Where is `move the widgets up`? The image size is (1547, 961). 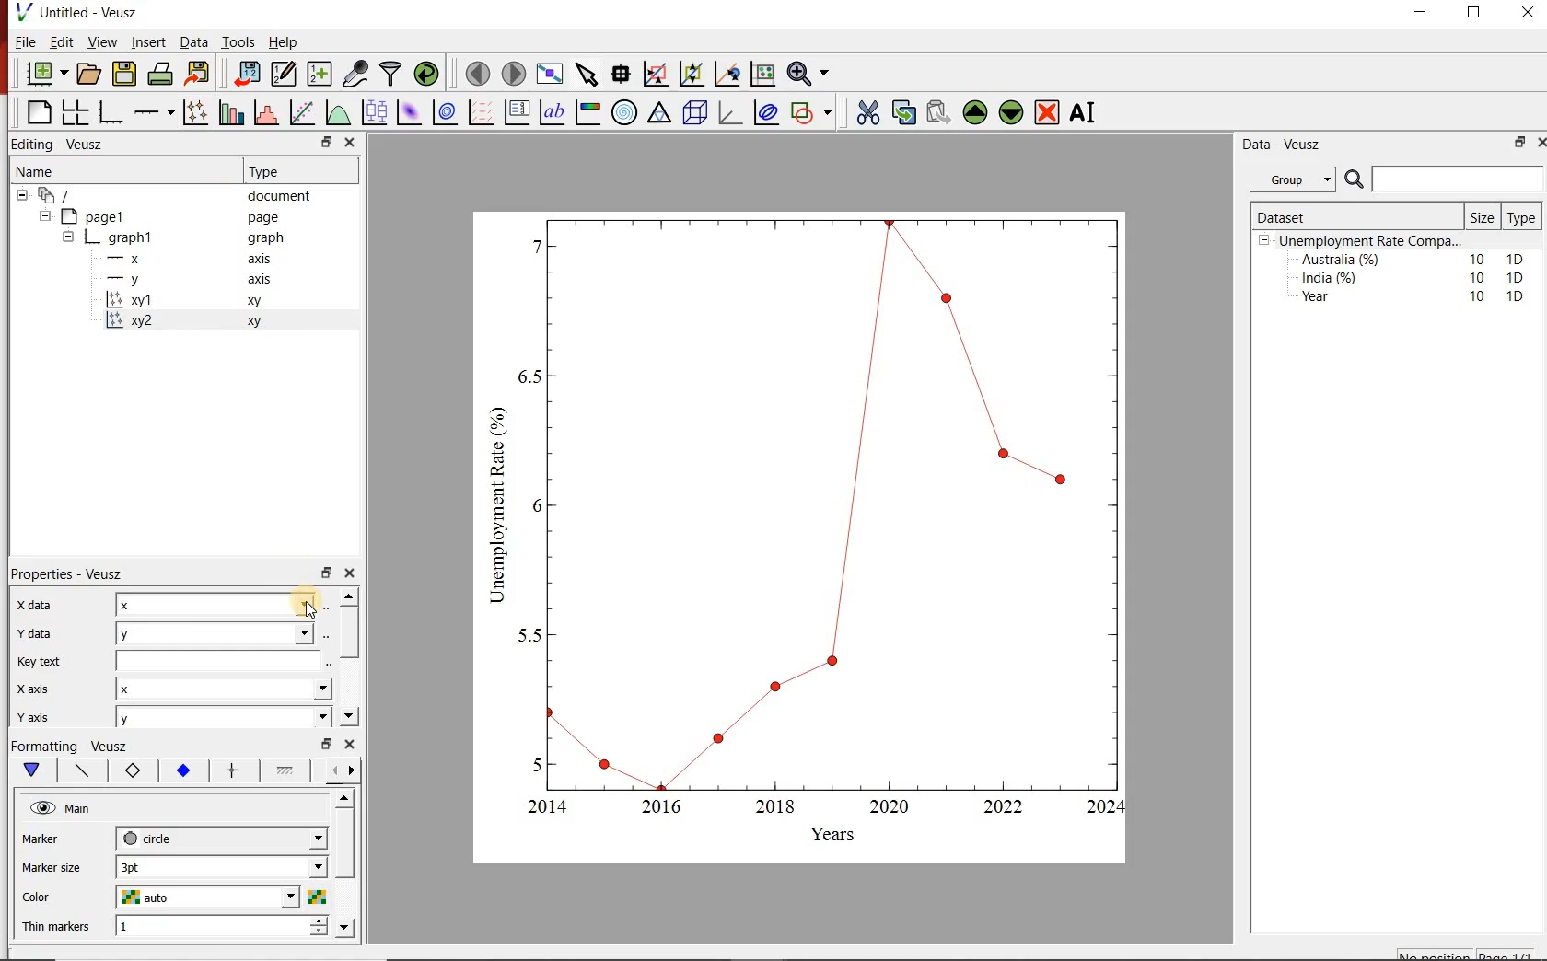 move the widgets up is located at coordinates (975, 112).